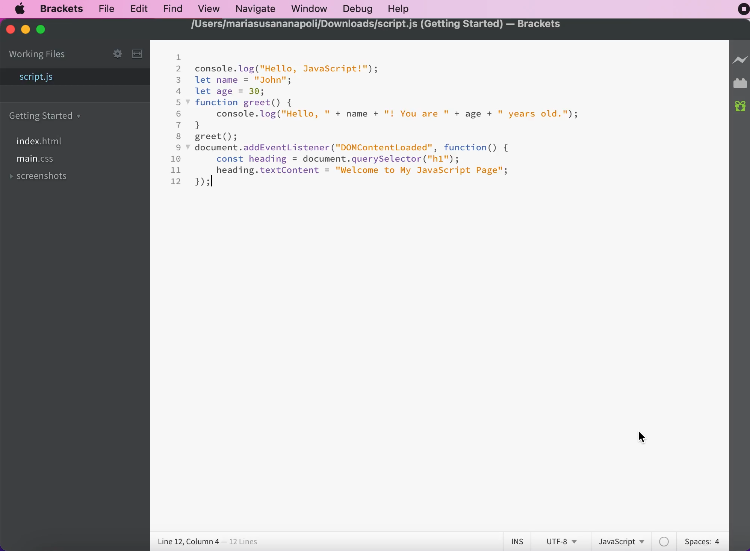 The image size is (750, 551). Describe the element at coordinates (179, 136) in the screenshot. I see `8` at that location.